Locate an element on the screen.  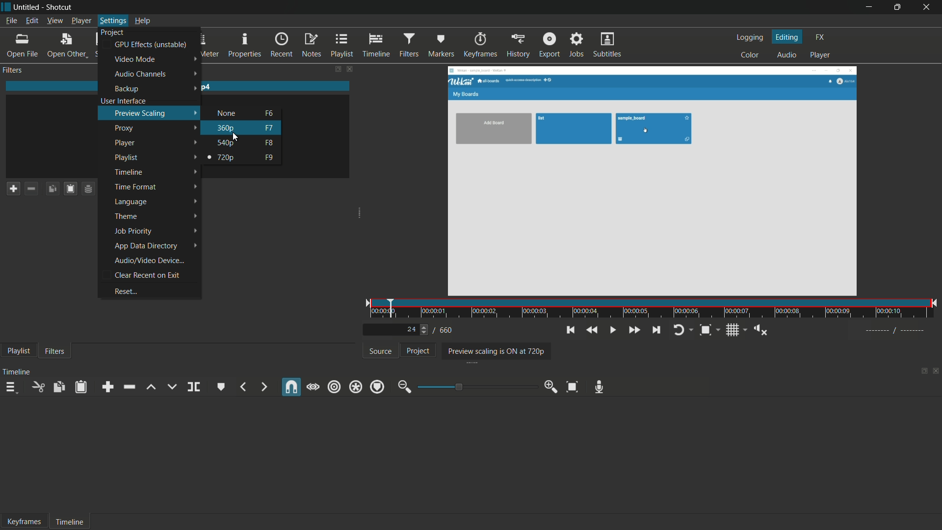
playlist is located at coordinates (127, 158).